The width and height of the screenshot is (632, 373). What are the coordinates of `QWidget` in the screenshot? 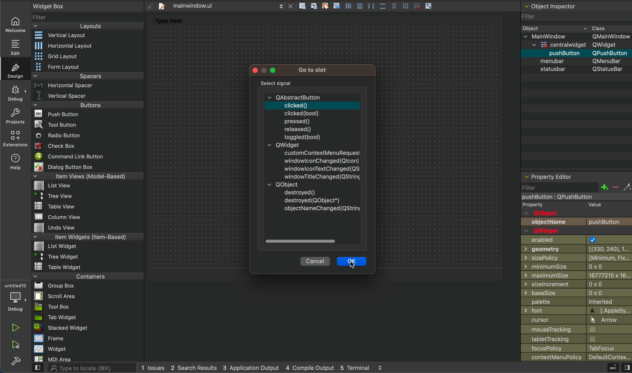 It's located at (283, 145).